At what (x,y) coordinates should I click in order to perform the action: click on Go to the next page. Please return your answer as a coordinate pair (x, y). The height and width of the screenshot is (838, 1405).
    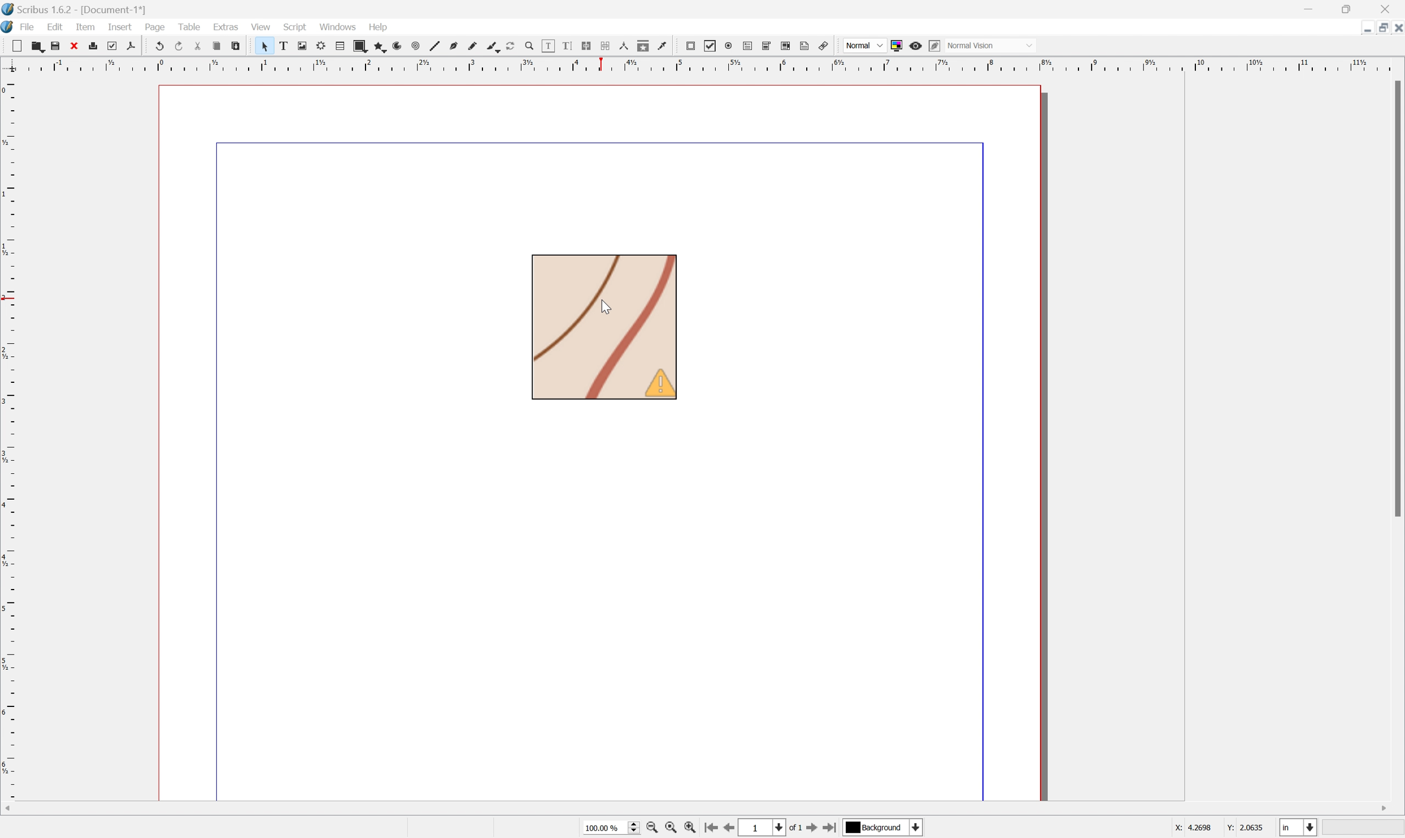
    Looking at the image, I should click on (812, 830).